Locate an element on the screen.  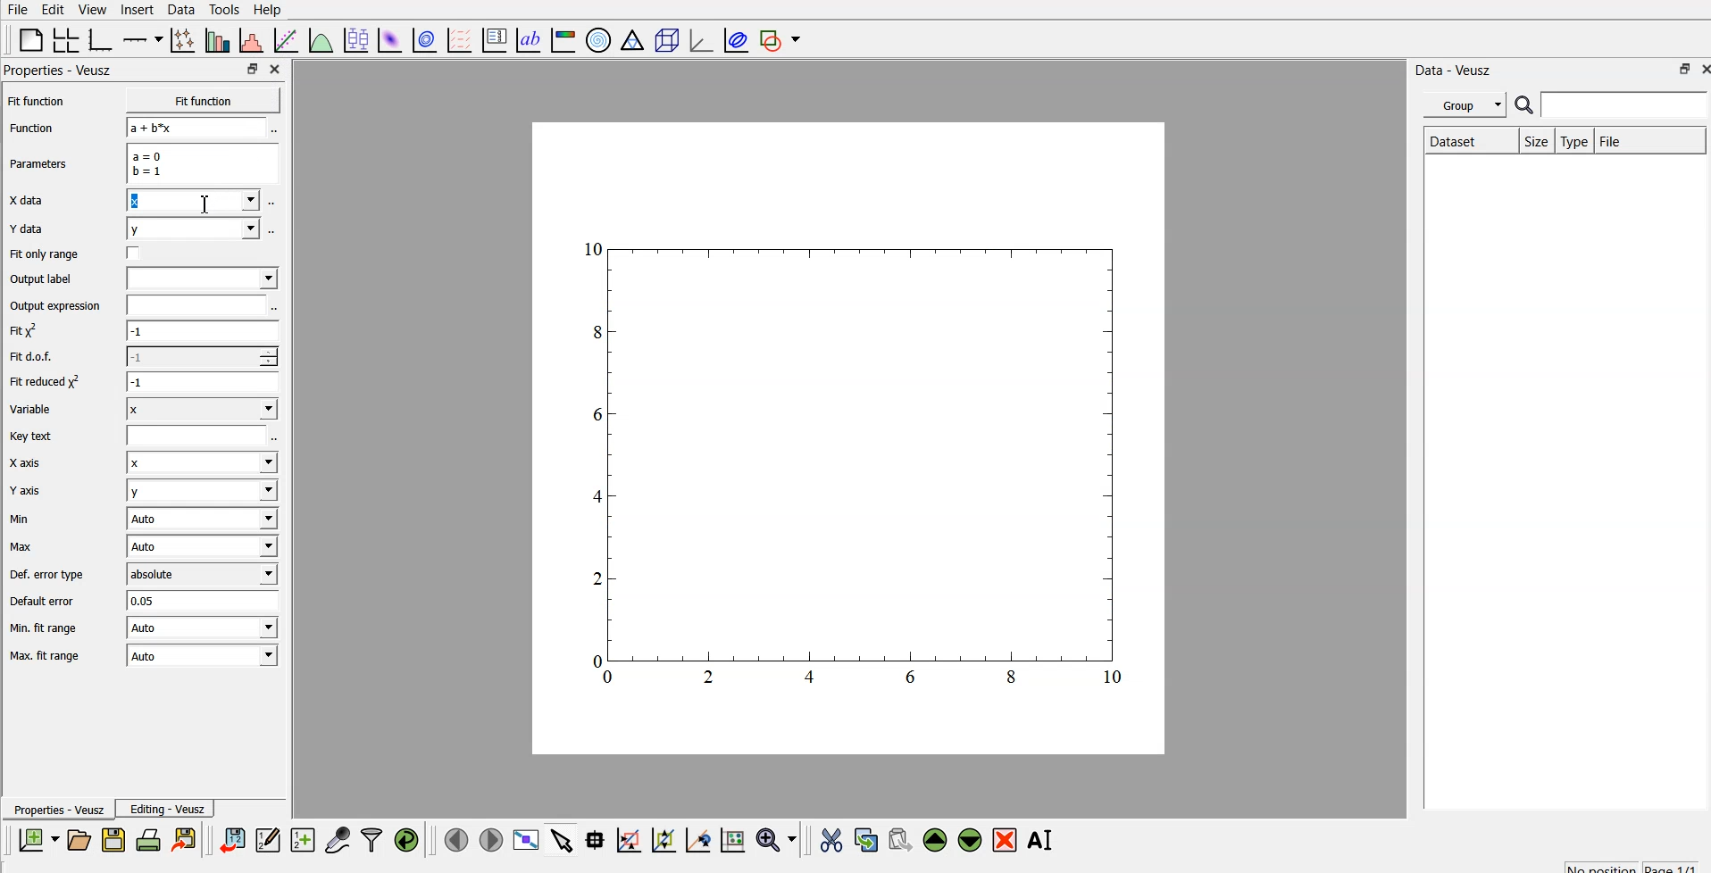
capture remote data is located at coordinates (339, 841).